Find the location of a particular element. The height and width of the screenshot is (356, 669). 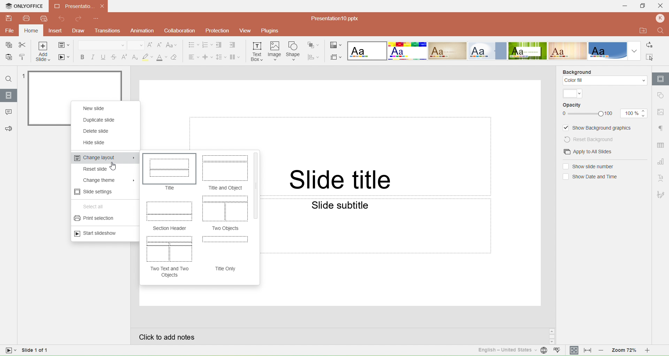

Clear style is located at coordinates (176, 57).